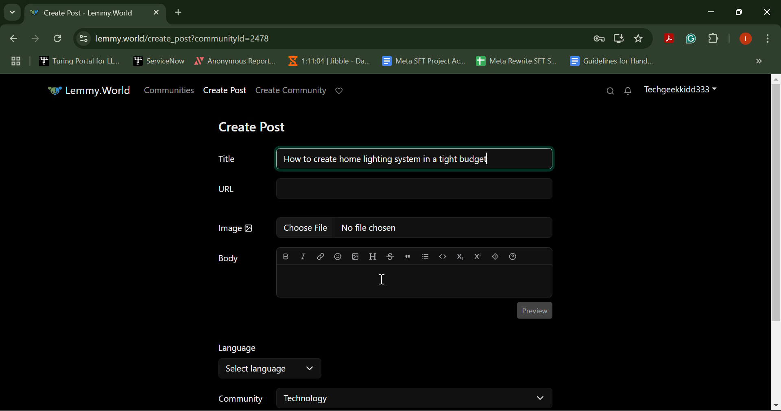 This screenshot has height=411, width=781. I want to click on Community Selection Filter , so click(384, 398).